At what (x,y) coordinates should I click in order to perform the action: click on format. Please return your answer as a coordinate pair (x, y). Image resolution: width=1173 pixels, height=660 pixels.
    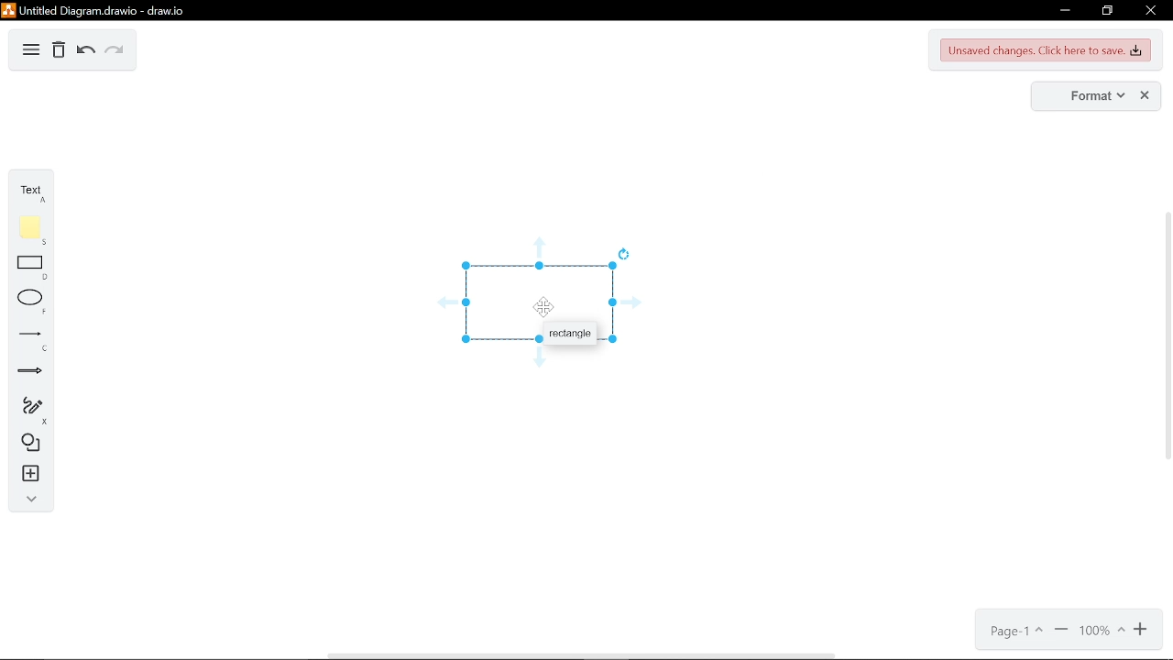
    Looking at the image, I should click on (1096, 96).